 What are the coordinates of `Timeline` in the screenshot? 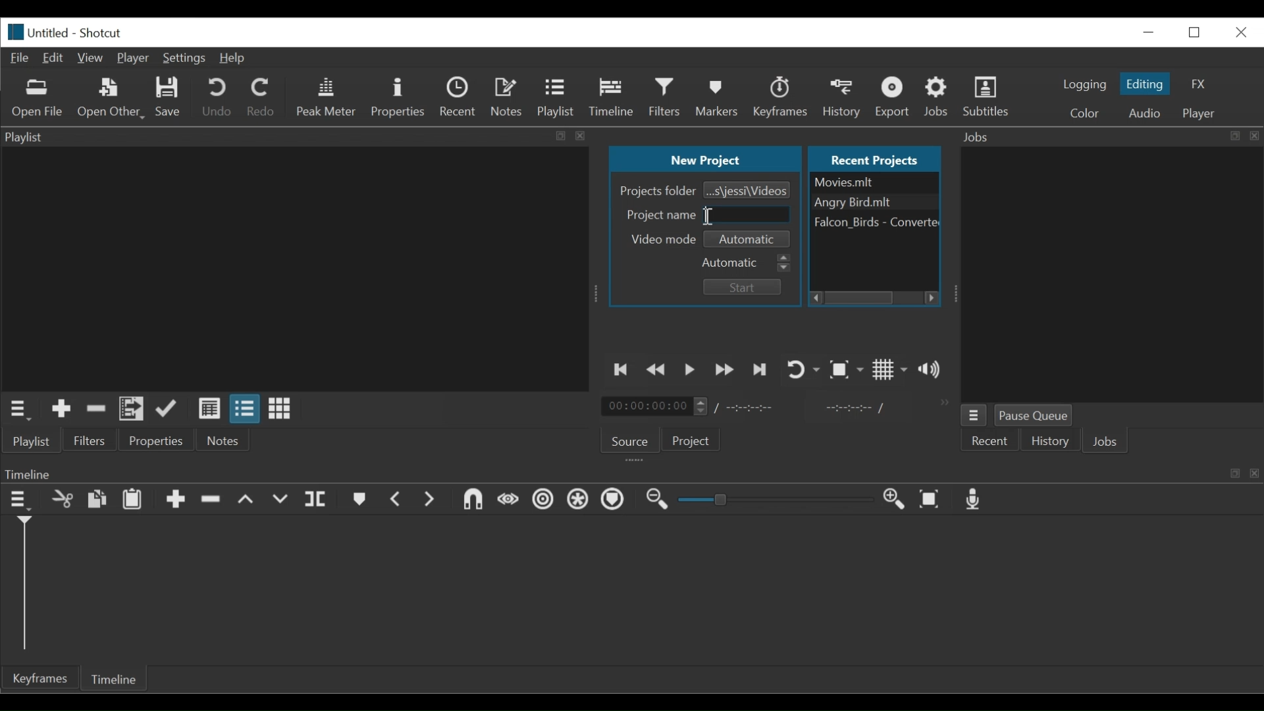 It's located at (630, 471).